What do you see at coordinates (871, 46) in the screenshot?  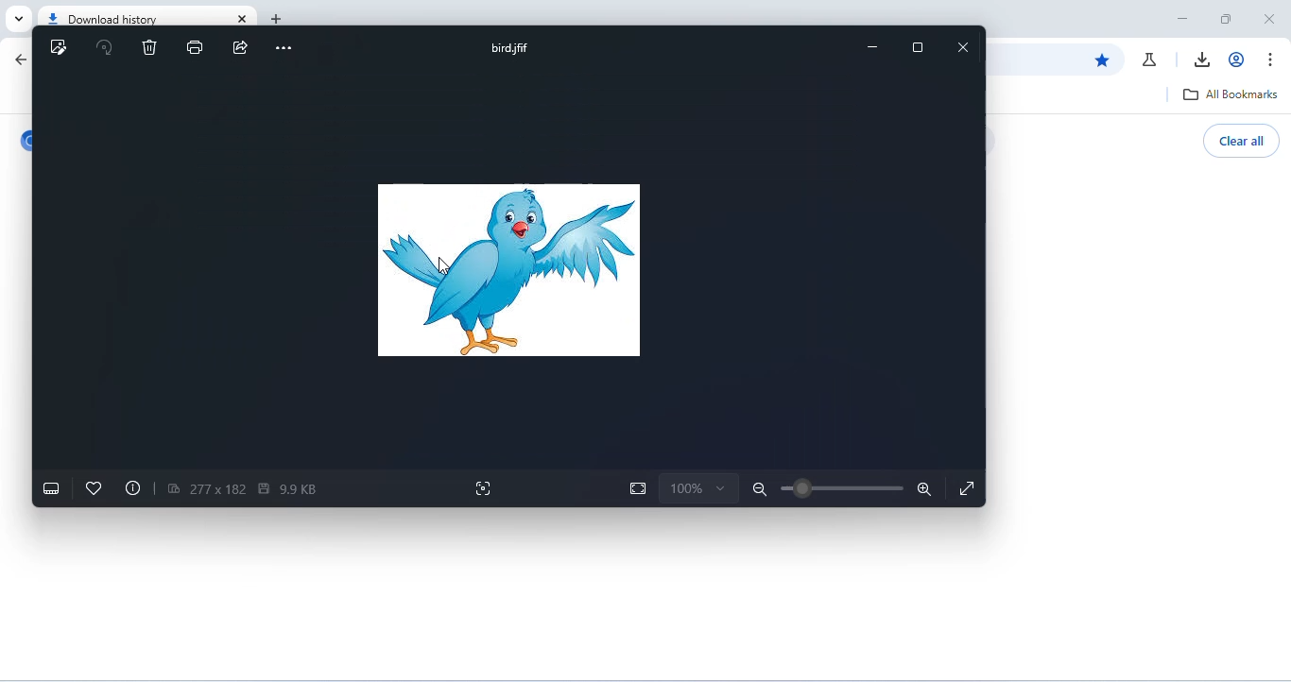 I see `minimize` at bounding box center [871, 46].